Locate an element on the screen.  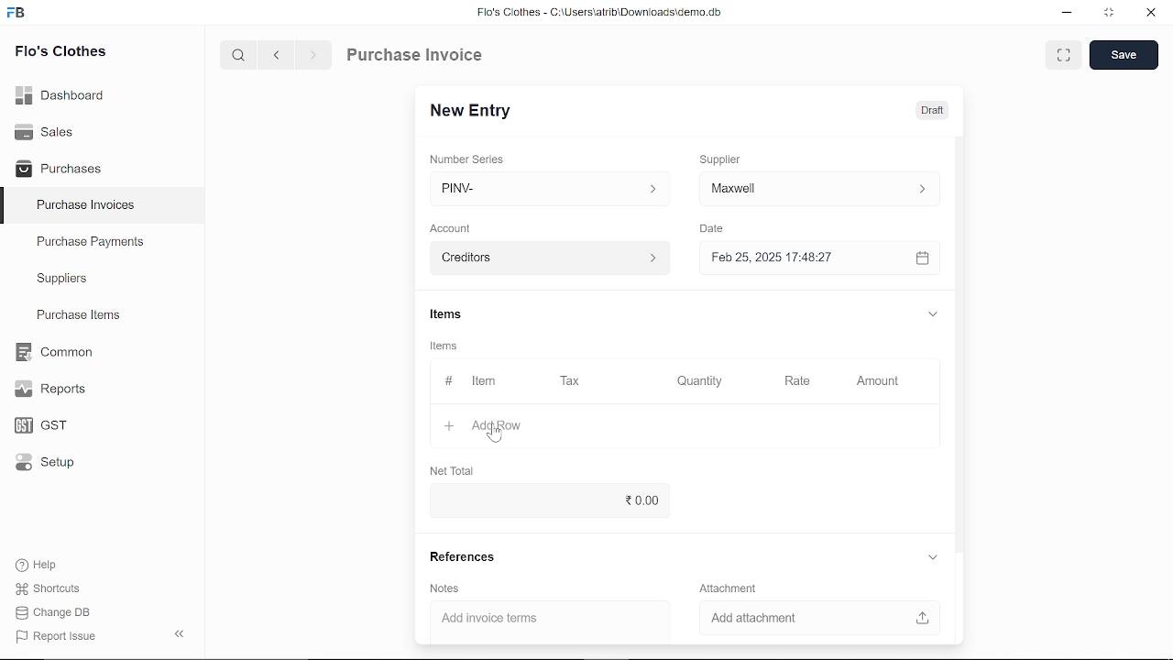
References. is located at coordinates (467, 557).